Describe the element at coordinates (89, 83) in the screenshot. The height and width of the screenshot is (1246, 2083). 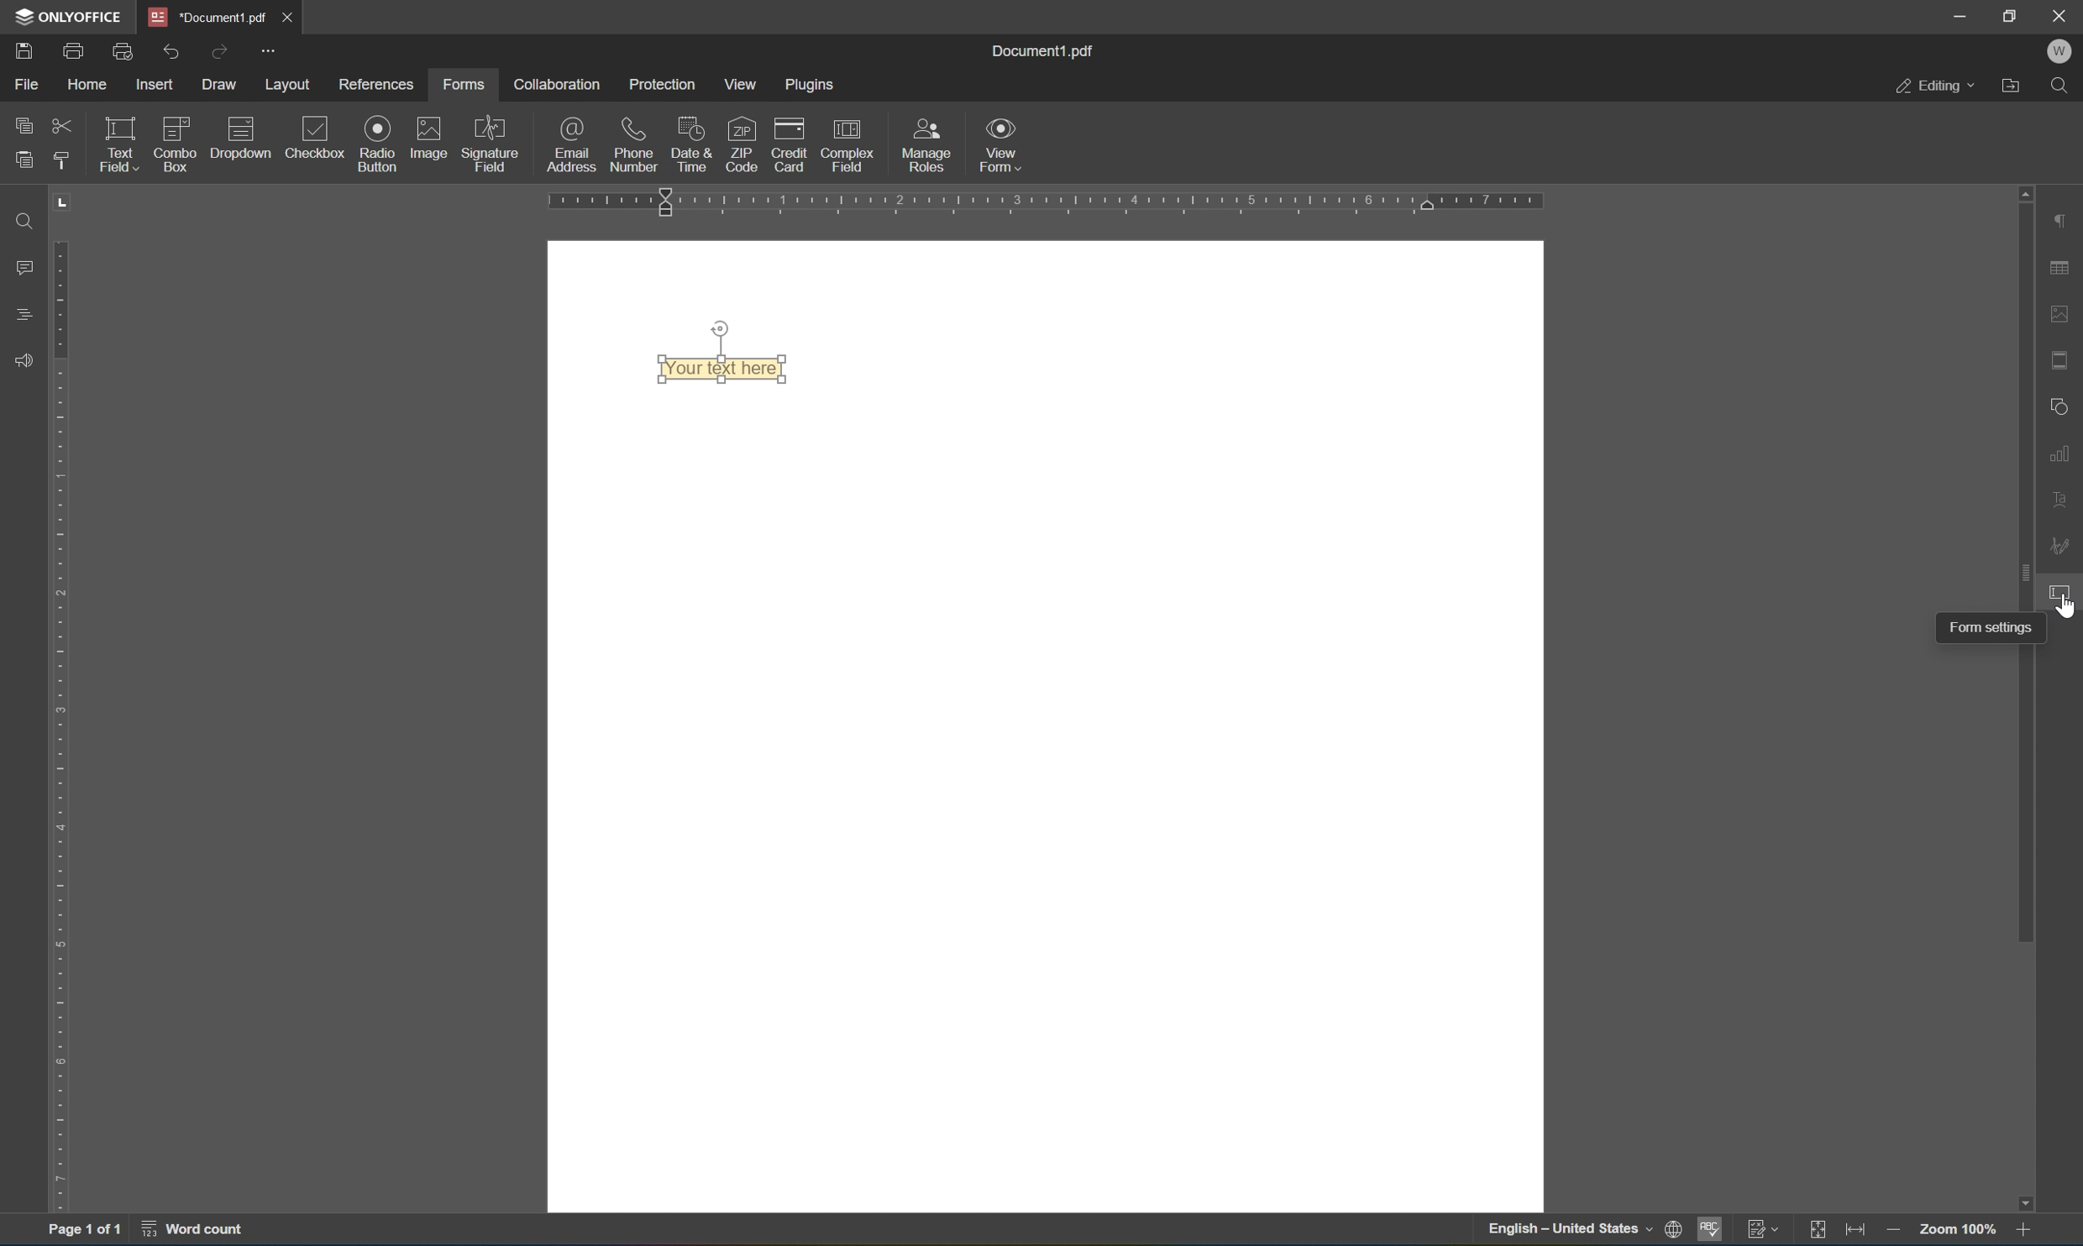
I see `home` at that location.